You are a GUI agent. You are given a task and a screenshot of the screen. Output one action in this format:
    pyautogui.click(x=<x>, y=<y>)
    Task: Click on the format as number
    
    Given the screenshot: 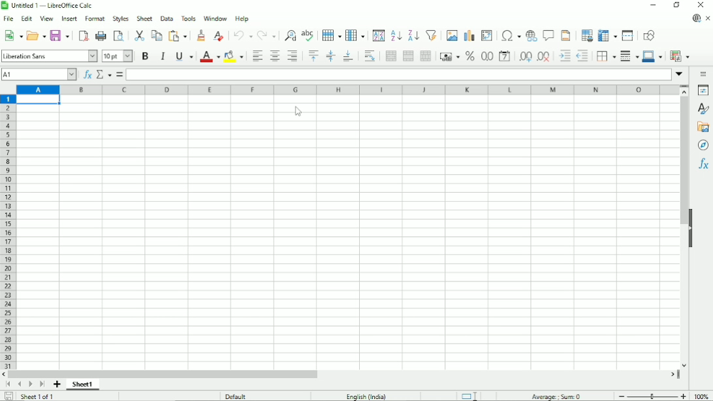 What is the action you would take?
    pyautogui.click(x=486, y=56)
    